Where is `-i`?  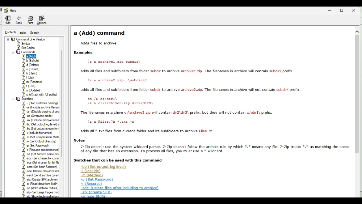
-i is located at coordinates (40, 133).